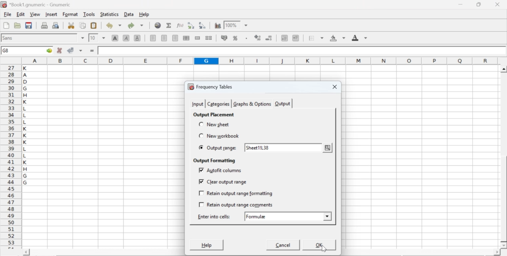  What do you see at coordinates (203, 24) in the screenshot?
I see `Sort the selected region in descending order based on the first column selected` at bounding box center [203, 24].